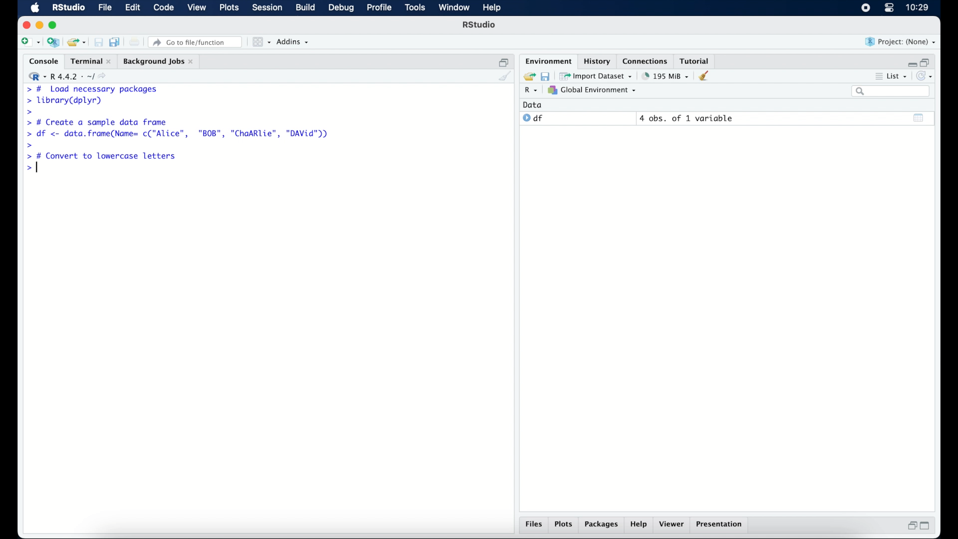 The image size is (958, 539). What do you see at coordinates (54, 25) in the screenshot?
I see `maximize` at bounding box center [54, 25].